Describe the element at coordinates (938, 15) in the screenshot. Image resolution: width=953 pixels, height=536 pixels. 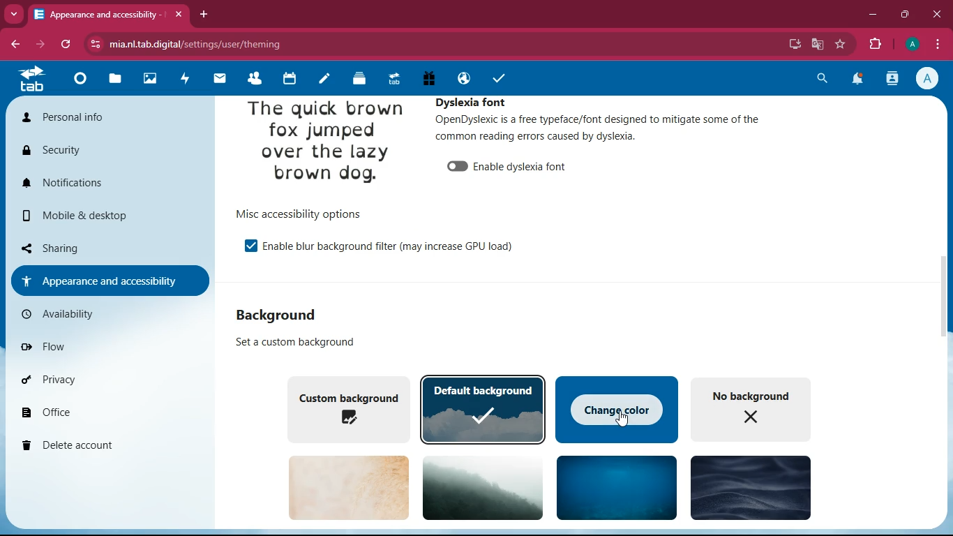
I see `close` at that location.